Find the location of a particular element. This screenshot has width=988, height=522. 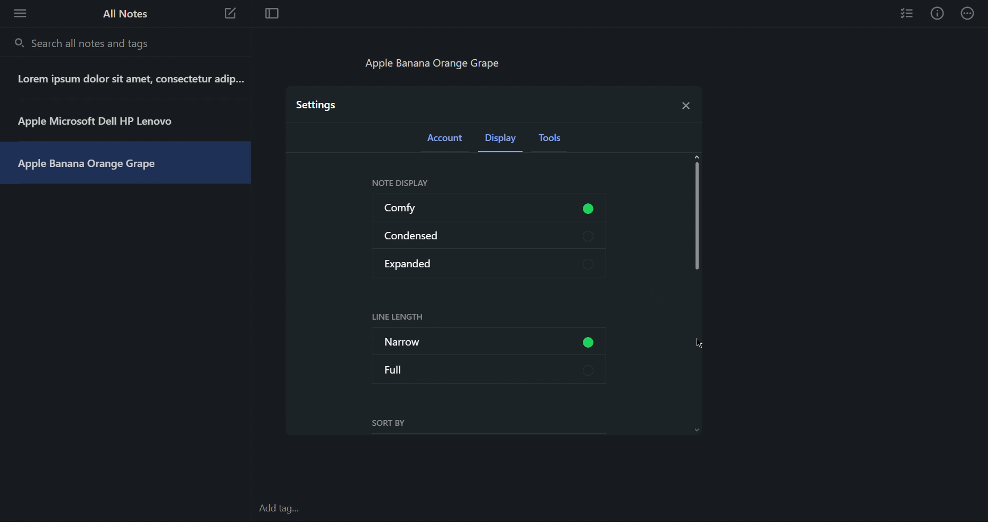

Condensed is located at coordinates (490, 236).